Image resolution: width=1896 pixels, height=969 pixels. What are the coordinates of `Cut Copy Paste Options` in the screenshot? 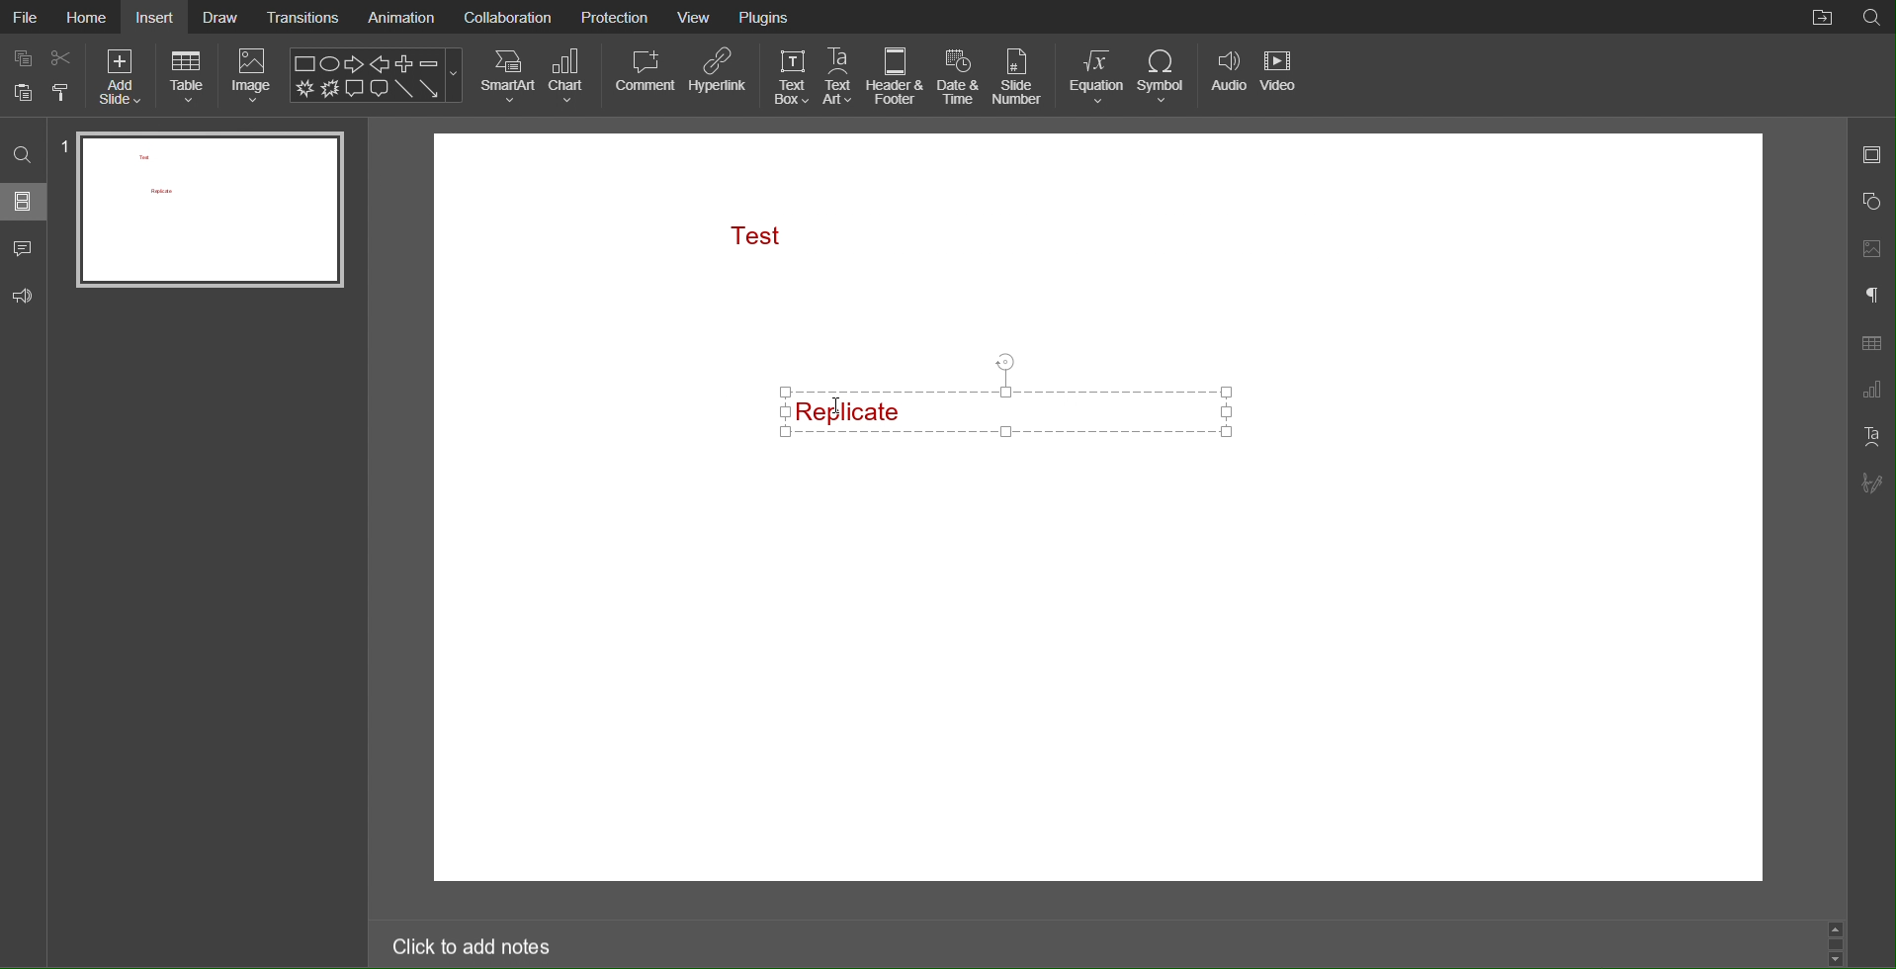 It's located at (43, 78).